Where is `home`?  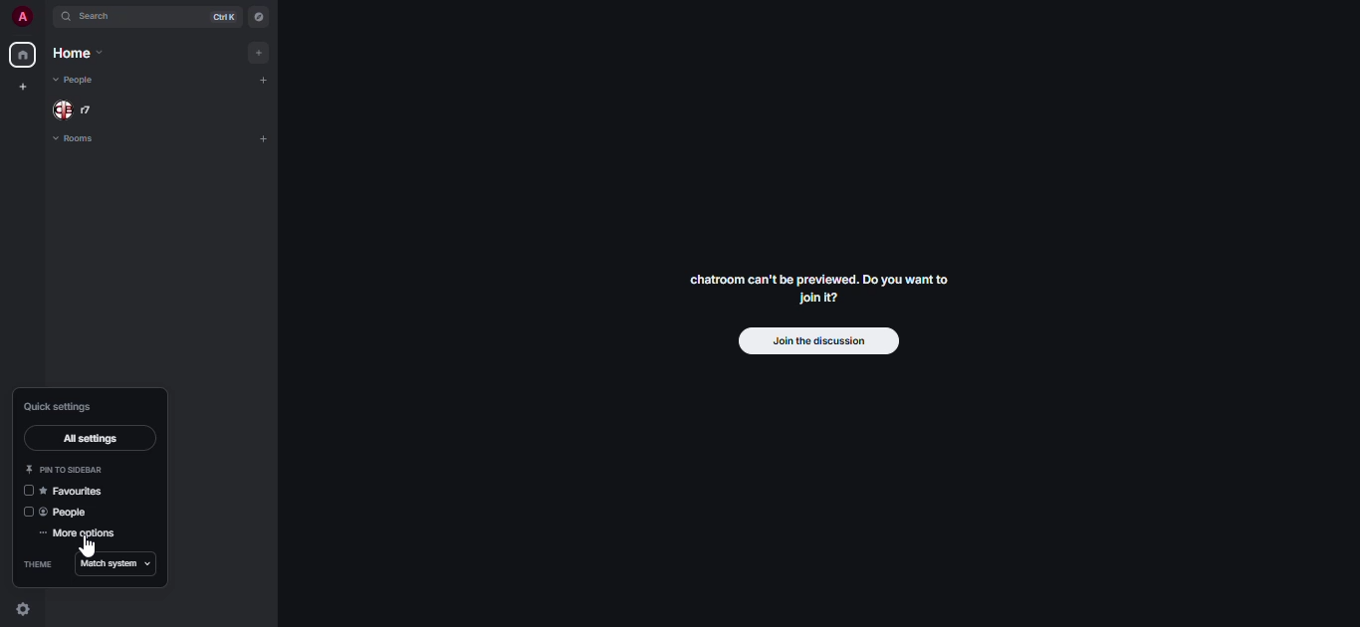 home is located at coordinates (84, 54).